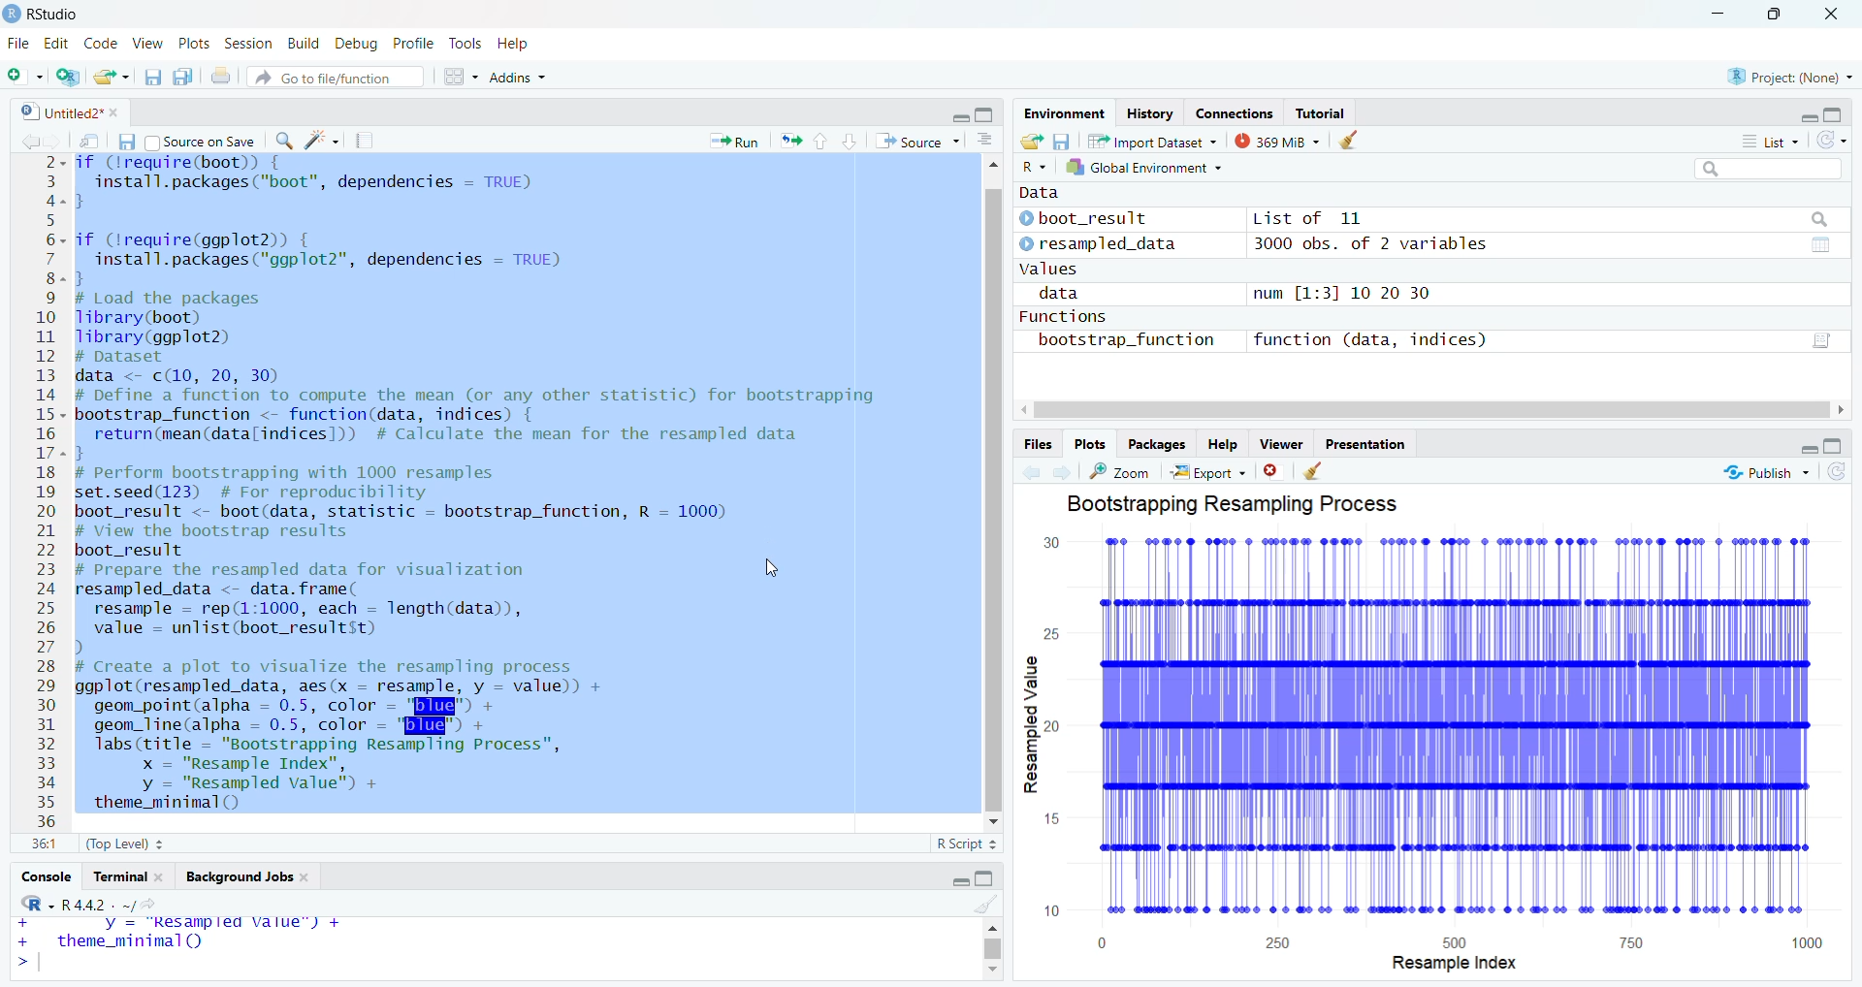 This screenshot has height=987, width=1862. Describe the element at coordinates (22, 77) in the screenshot. I see `new file` at that location.